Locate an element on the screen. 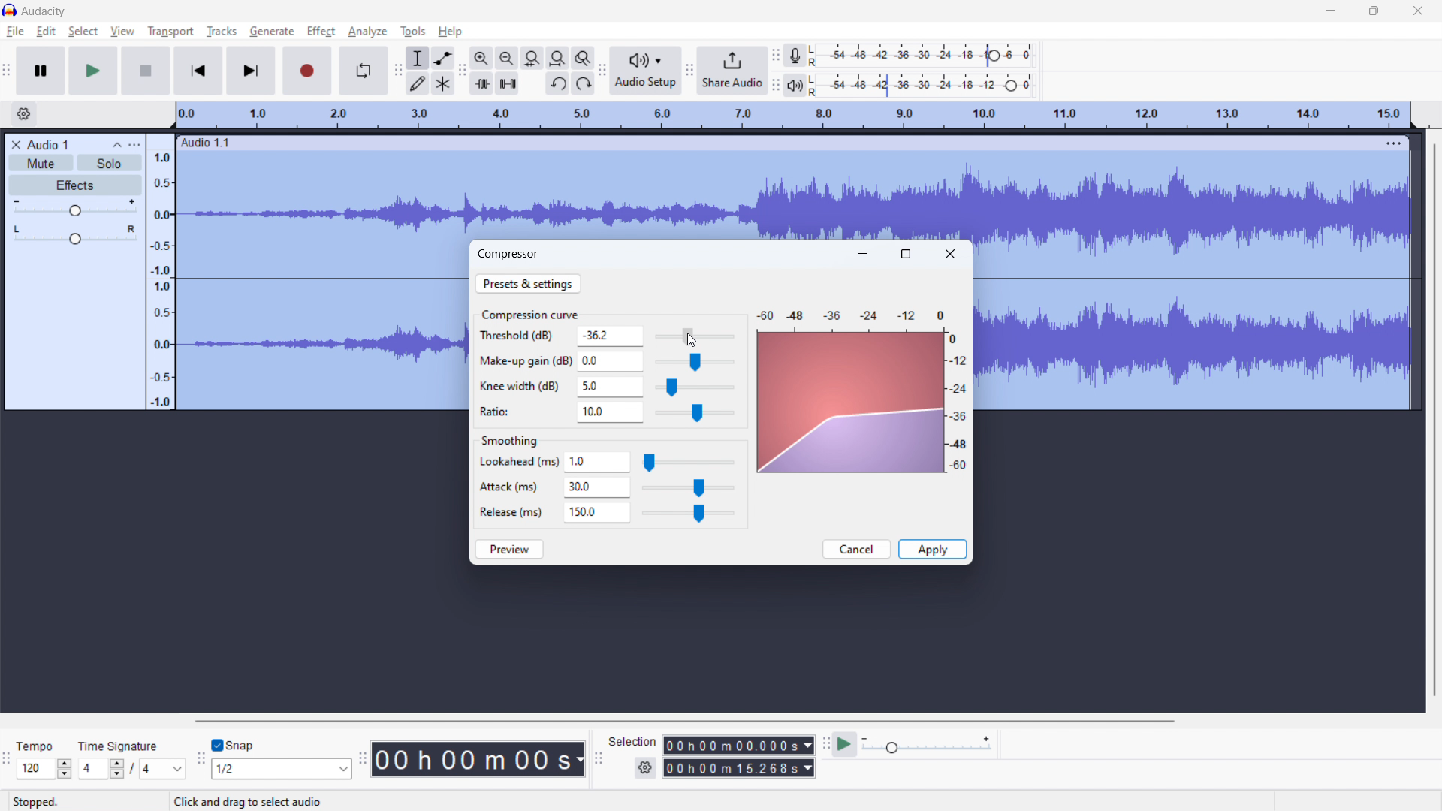 The height and width of the screenshot is (811, 1442). record is located at coordinates (308, 71).